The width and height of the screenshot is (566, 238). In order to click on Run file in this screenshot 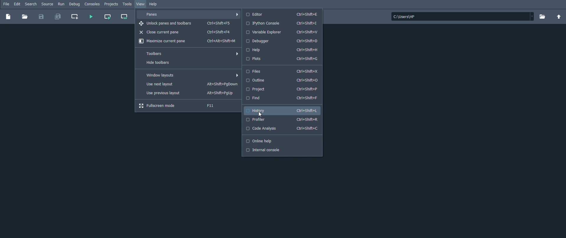, I will do `click(91, 17)`.